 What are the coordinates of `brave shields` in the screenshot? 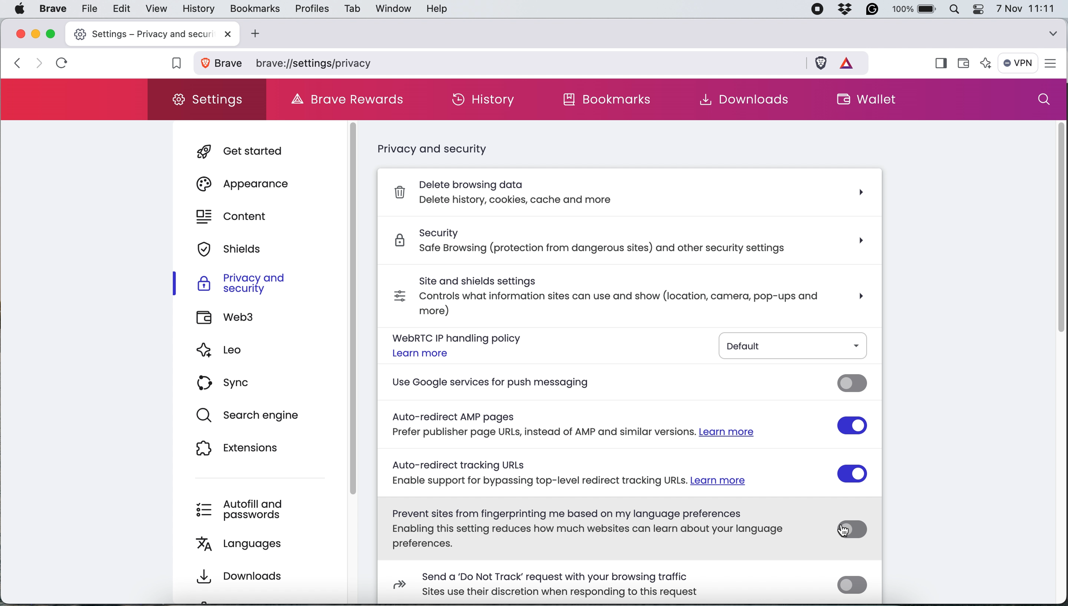 It's located at (821, 62).